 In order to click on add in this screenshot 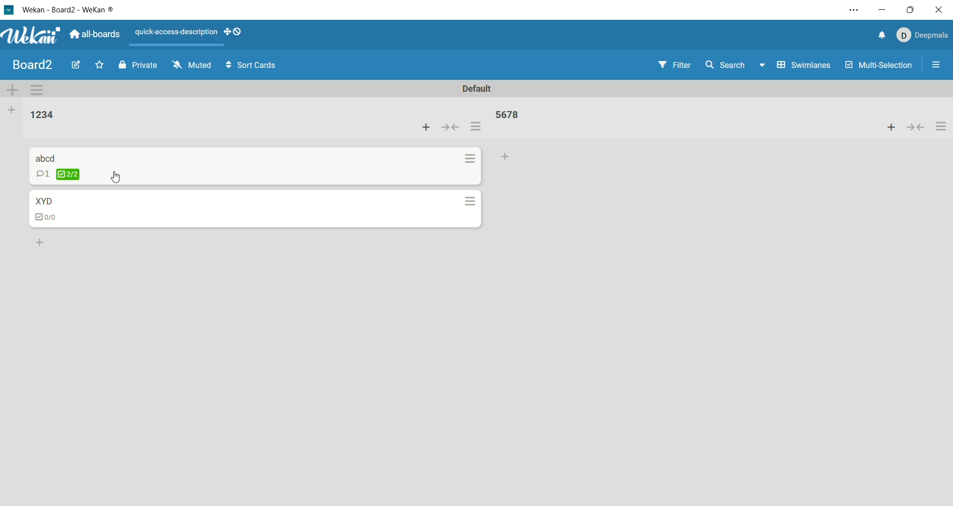, I will do `click(428, 128)`.